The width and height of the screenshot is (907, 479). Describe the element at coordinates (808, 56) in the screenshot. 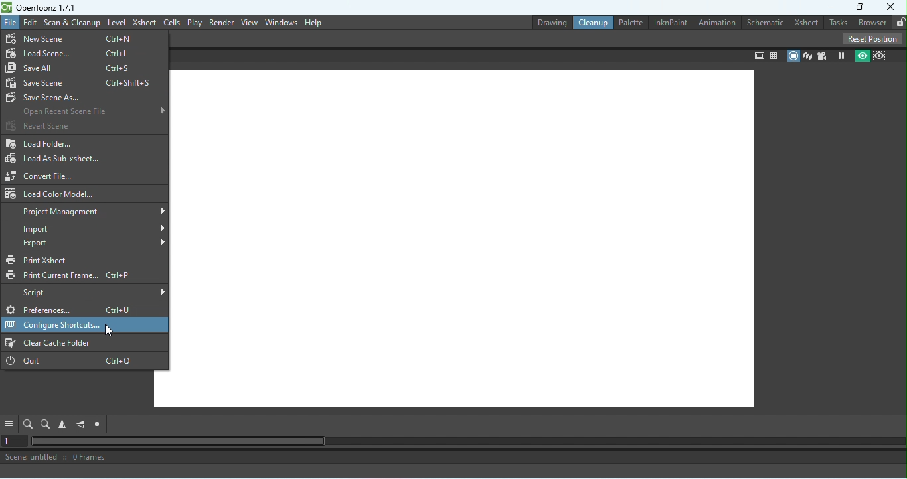

I see `3D view` at that location.